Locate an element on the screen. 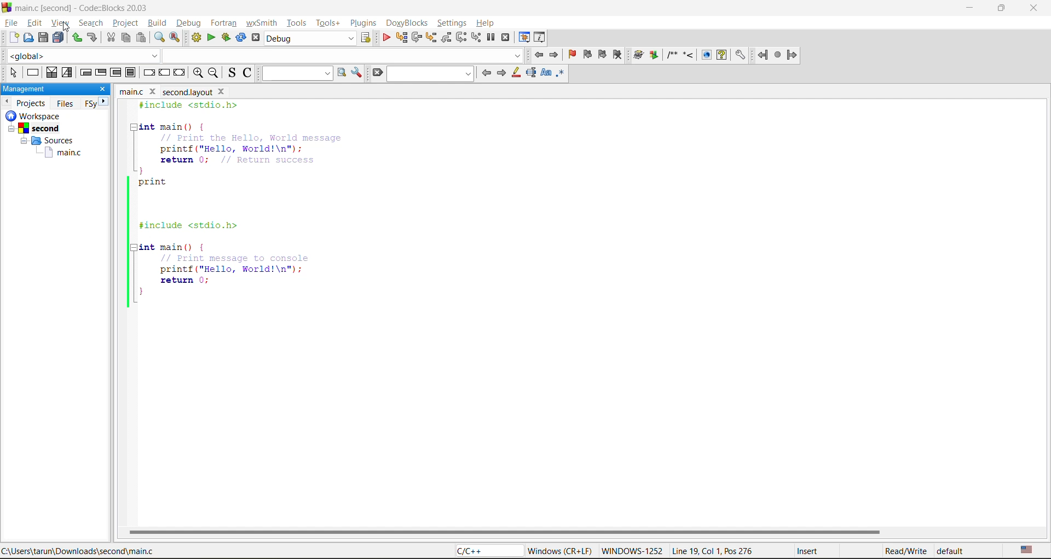 The image size is (1051, 559). code editor is located at coordinates (278, 205).